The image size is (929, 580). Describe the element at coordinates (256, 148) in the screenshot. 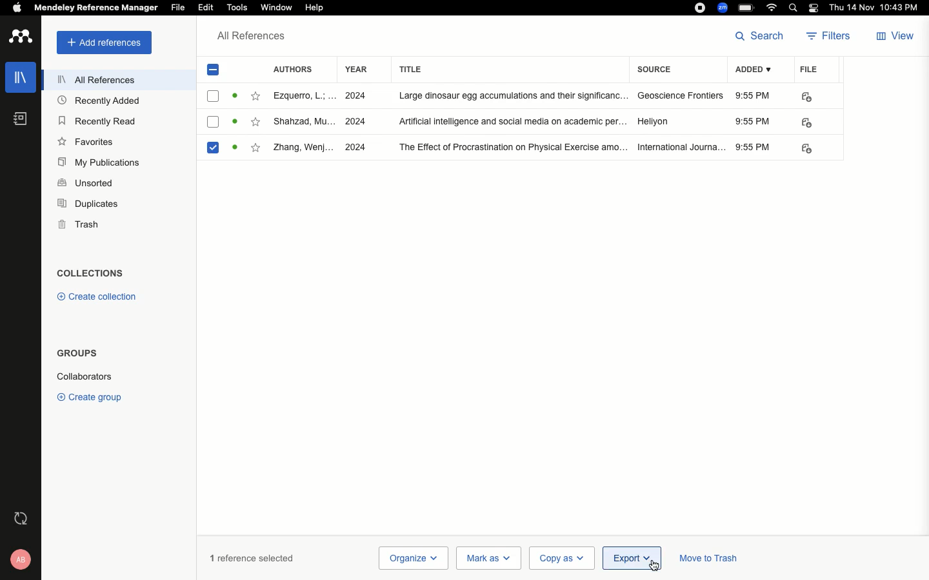

I see `favourite` at that location.